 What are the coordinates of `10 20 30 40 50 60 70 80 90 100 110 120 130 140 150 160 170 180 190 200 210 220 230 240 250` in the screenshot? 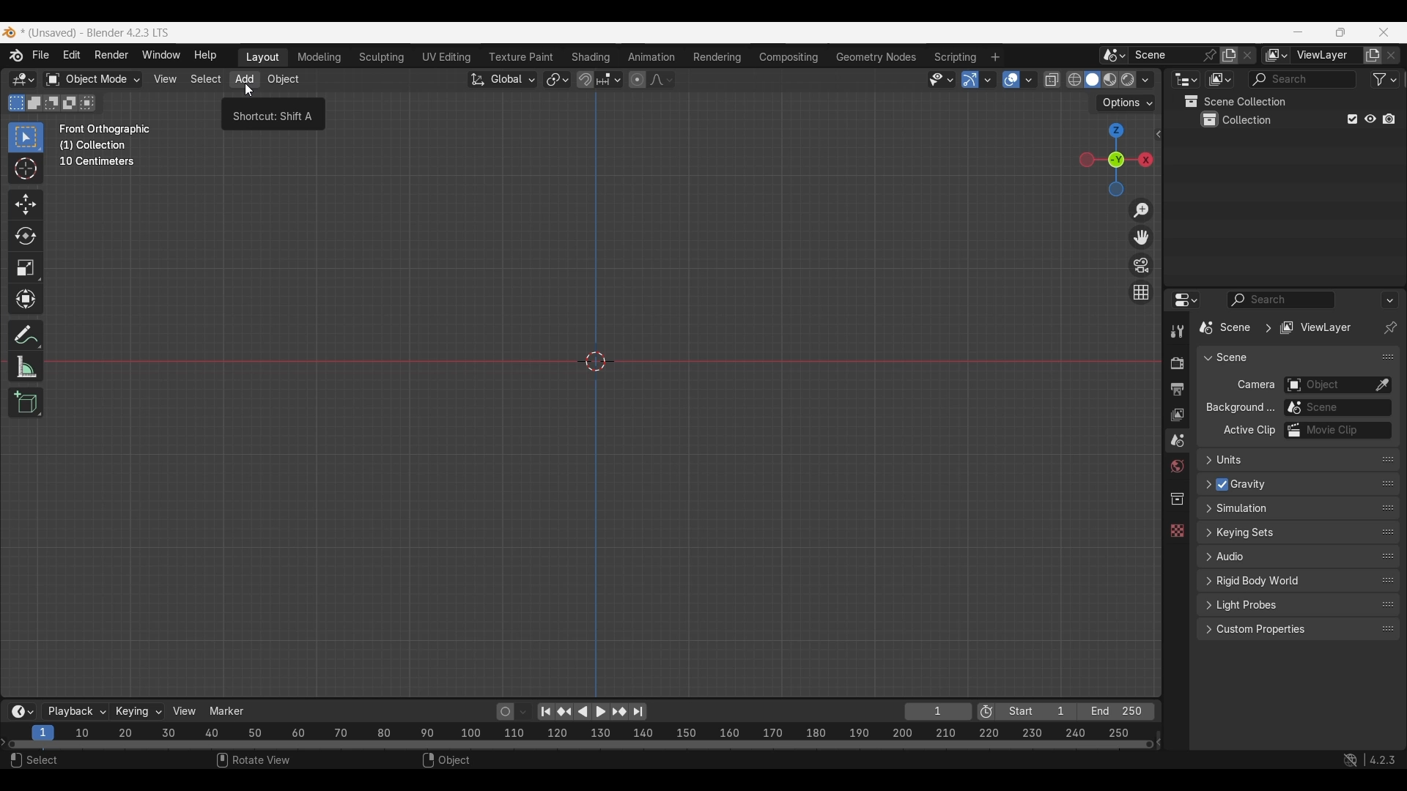 It's located at (606, 731).